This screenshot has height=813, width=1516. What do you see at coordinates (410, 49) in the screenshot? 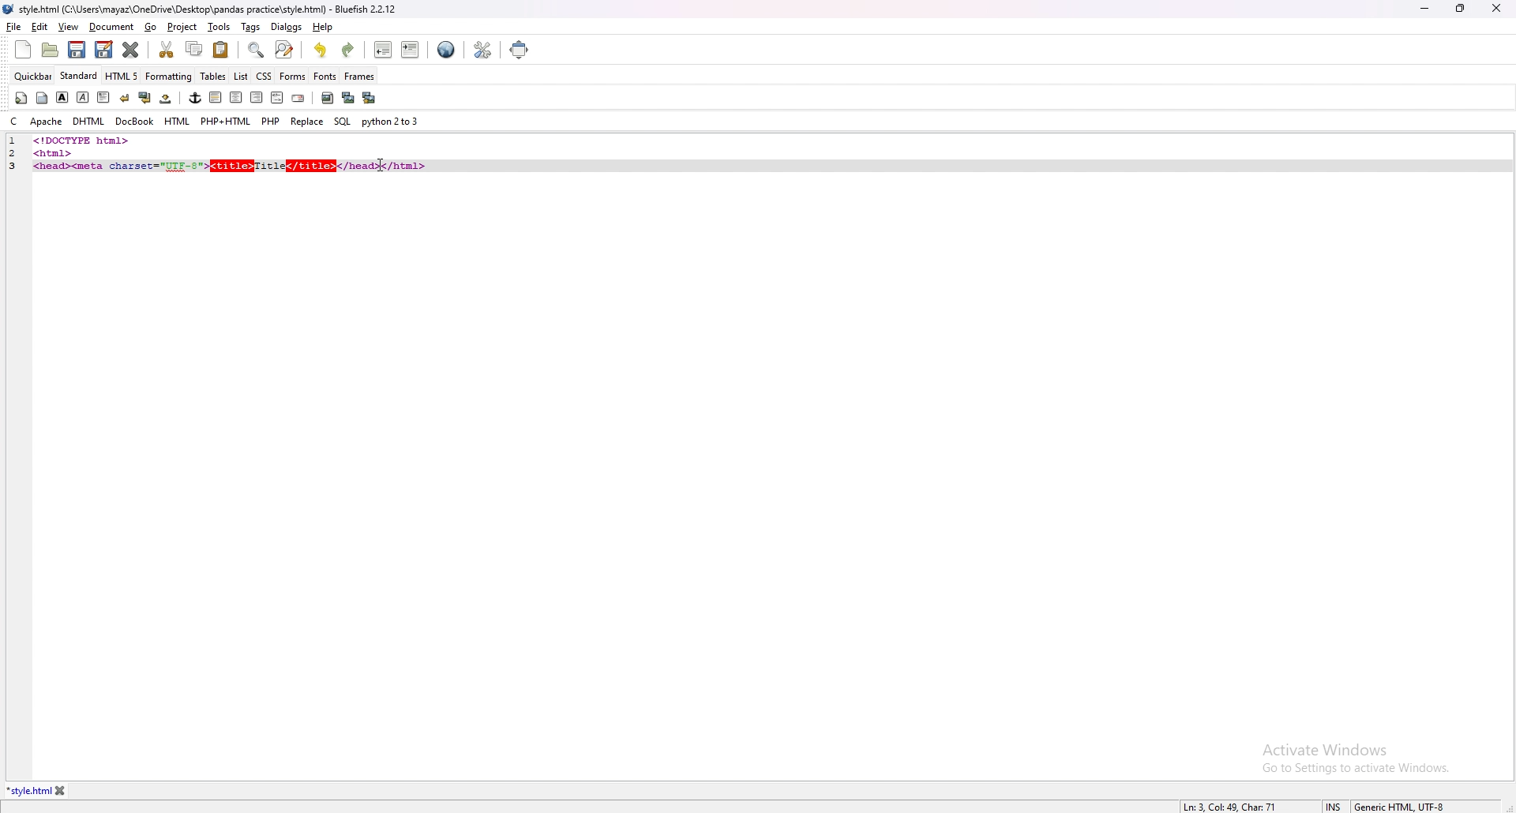
I see `indent` at bounding box center [410, 49].